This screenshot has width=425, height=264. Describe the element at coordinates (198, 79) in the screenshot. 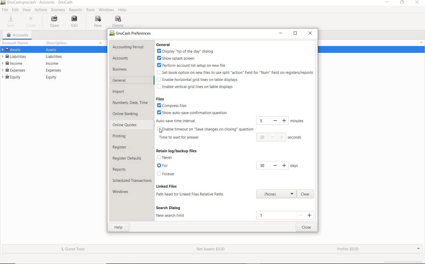

I see `enable horizontal grid lines` at that location.